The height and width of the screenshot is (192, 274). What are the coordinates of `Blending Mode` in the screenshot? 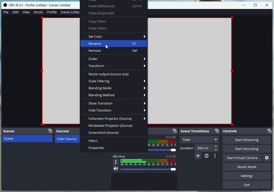 It's located at (117, 88).